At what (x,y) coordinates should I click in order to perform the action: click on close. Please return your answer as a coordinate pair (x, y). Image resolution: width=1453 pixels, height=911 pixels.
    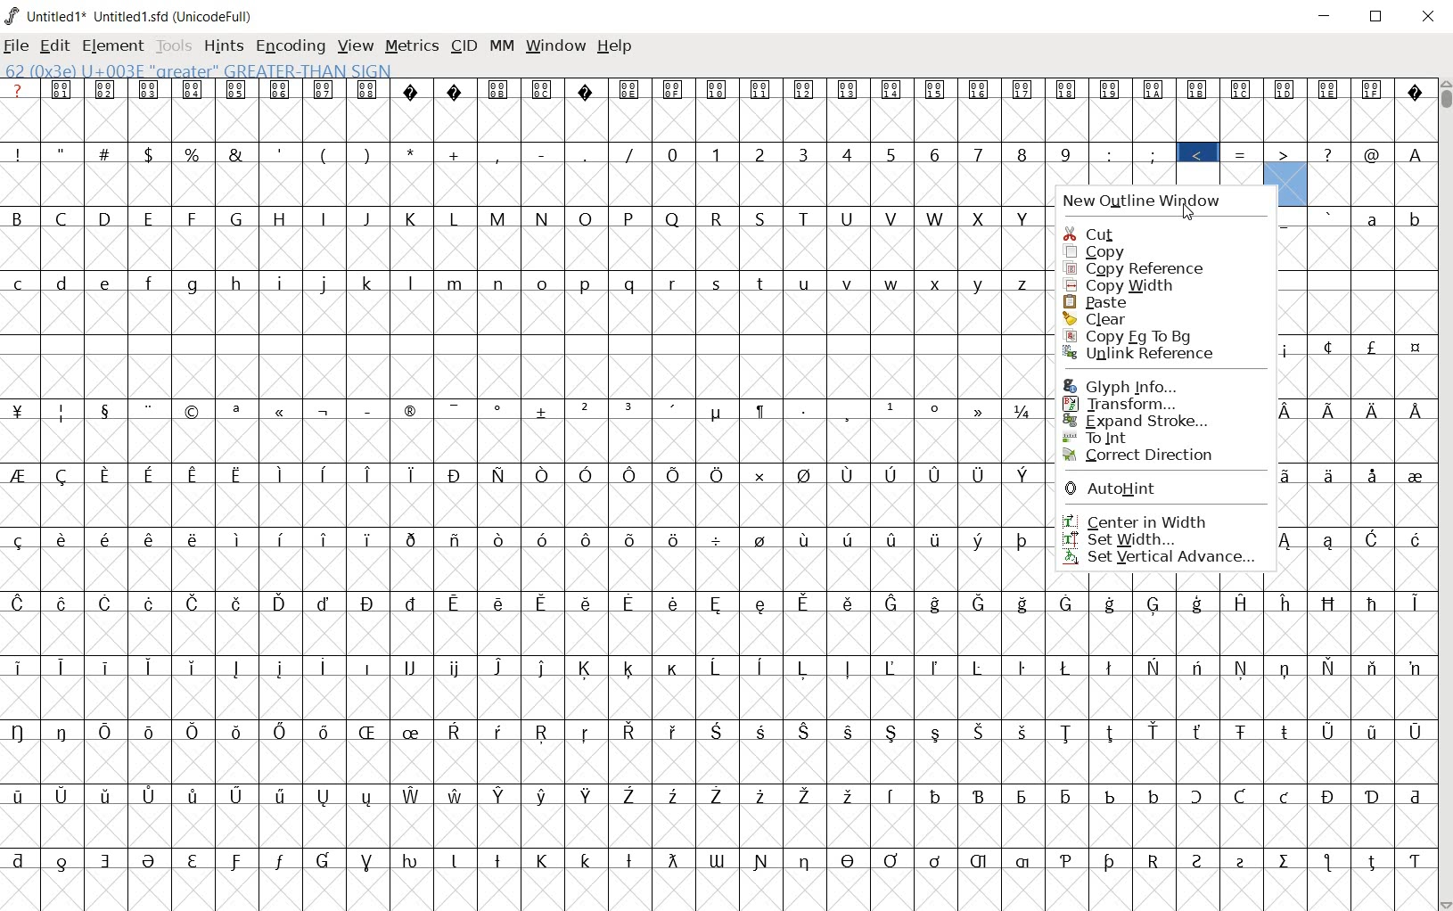
    Looking at the image, I should click on (1427, 16).